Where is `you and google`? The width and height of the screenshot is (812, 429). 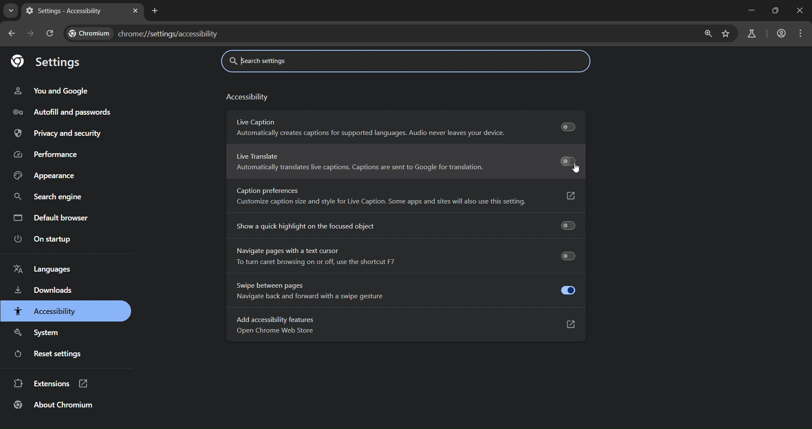 you and google is located at coordinates (54, 89).